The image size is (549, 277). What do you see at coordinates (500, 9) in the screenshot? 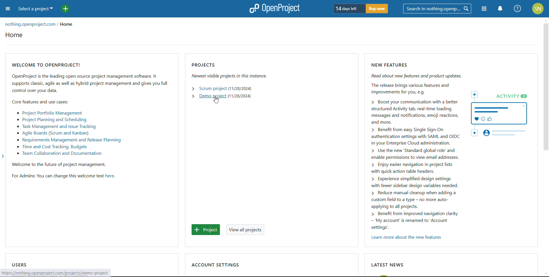
I see `notifications` at bounding box center [500, 9].